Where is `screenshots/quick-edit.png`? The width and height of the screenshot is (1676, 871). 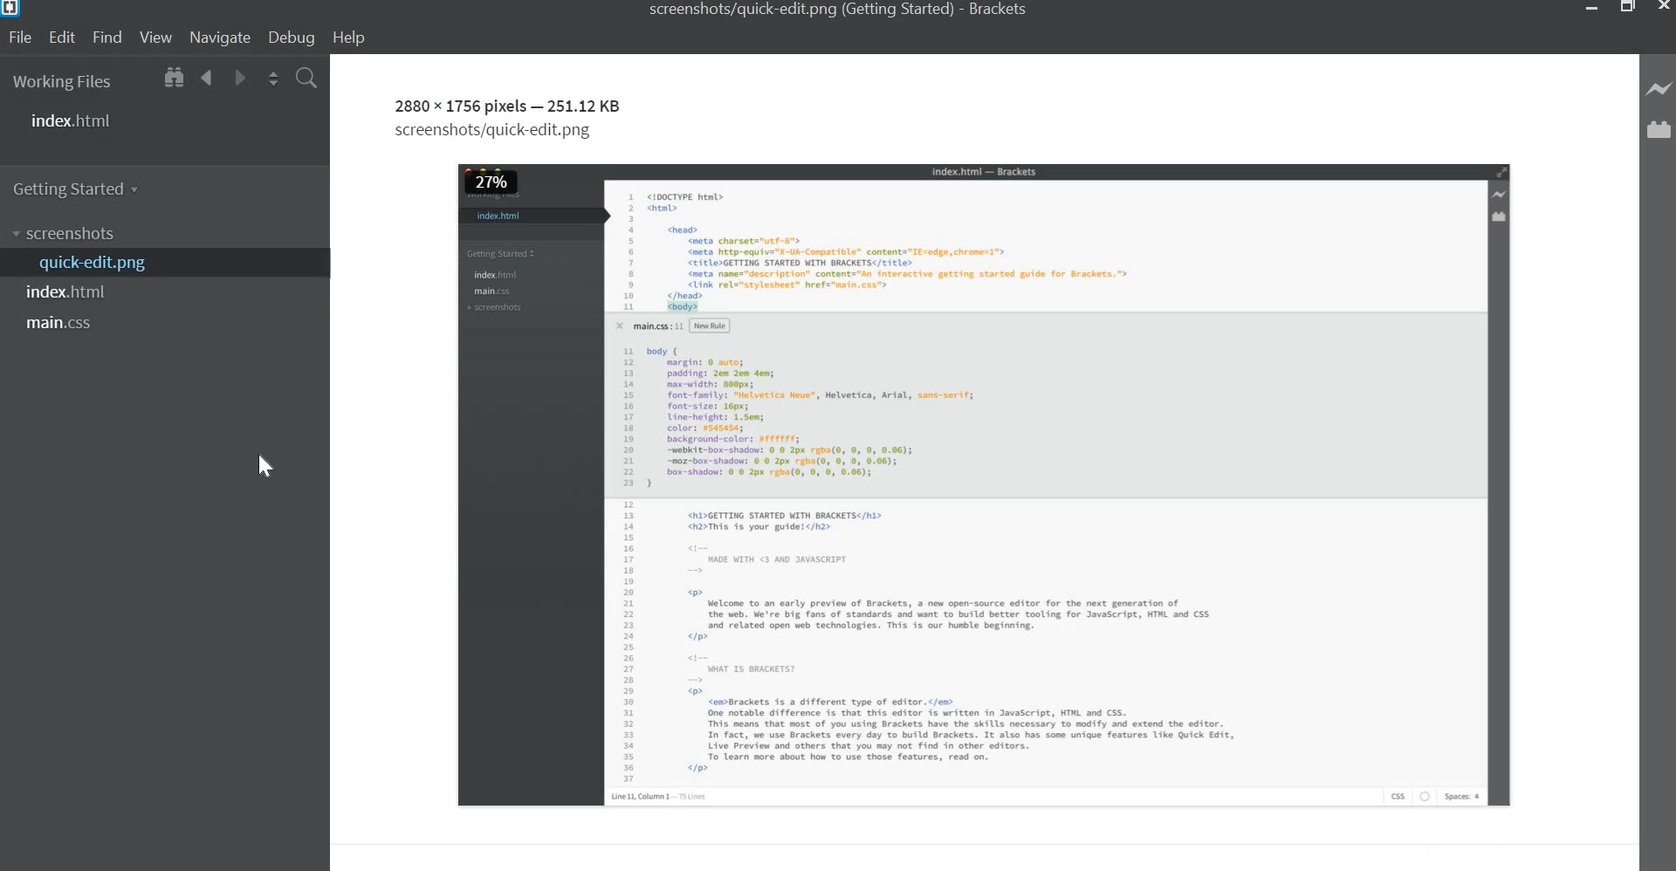 screenshots/quick-edit.png is located at coordinates (497, 133).